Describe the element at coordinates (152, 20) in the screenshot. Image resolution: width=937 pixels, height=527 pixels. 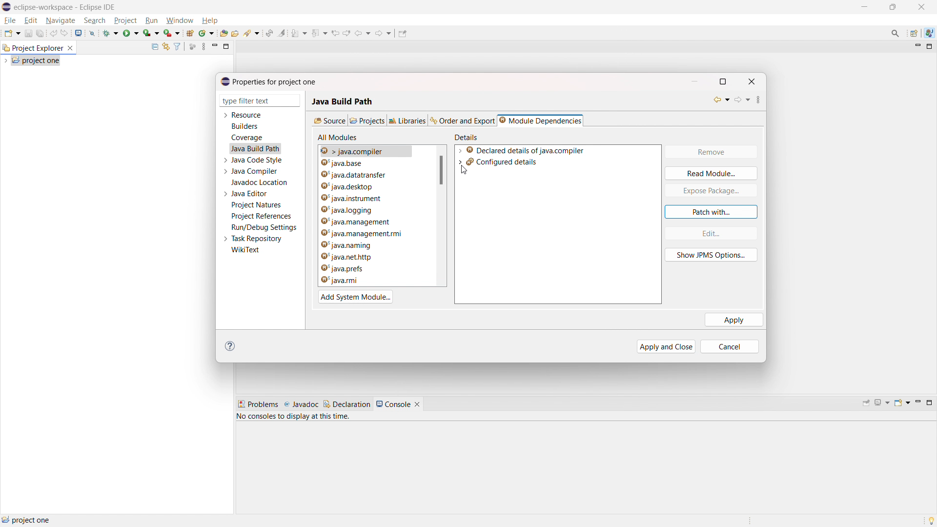
I see `run` at that location.